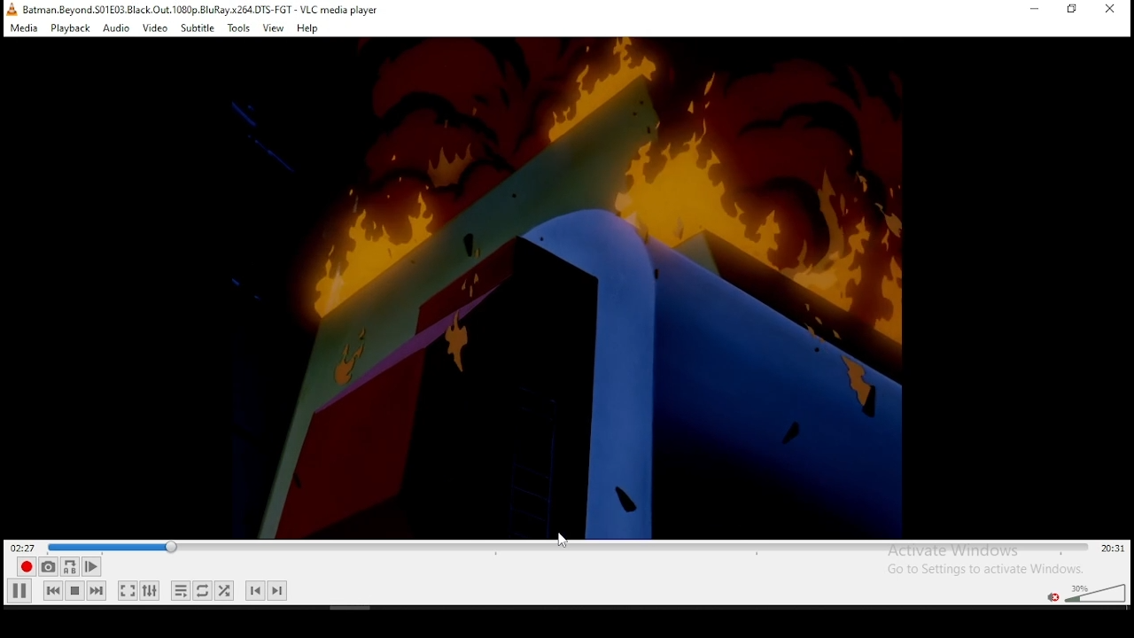 The width and height of the screenshot is (1134, 638). Describe the element at coordinates (181, 592) in the screenshot. I see `toggle playlist` at that location.